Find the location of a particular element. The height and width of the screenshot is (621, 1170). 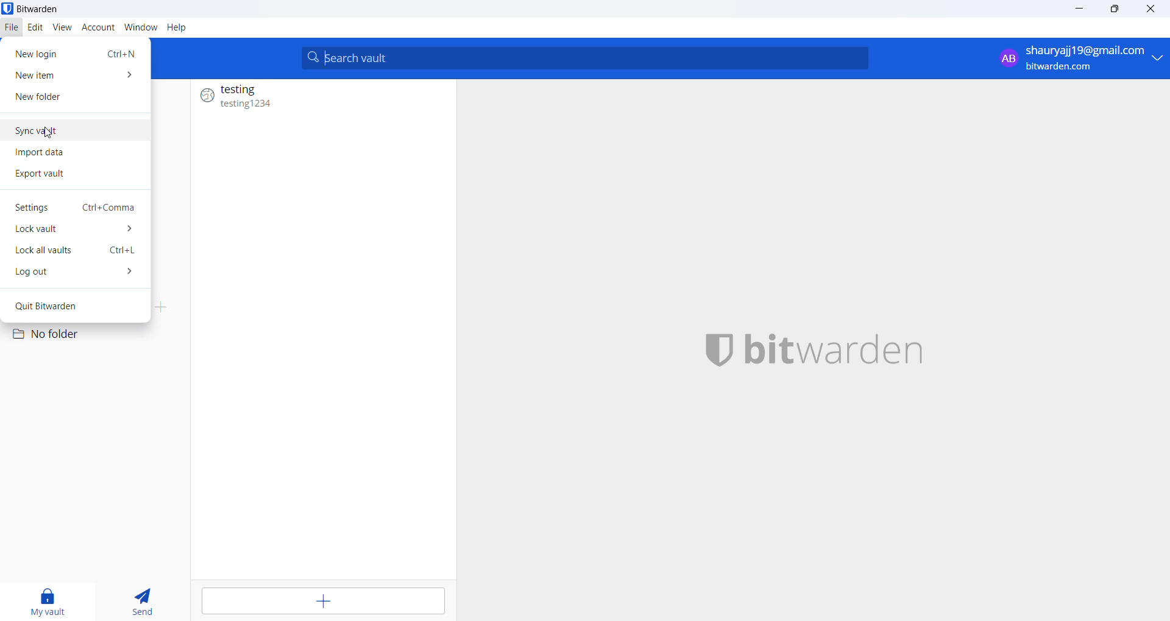

Help is located at coordinates (179, 29).